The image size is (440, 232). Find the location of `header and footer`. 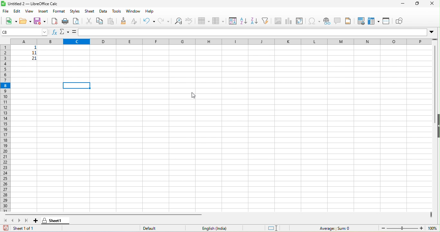

header and footer is located at coordinates (353, 21).